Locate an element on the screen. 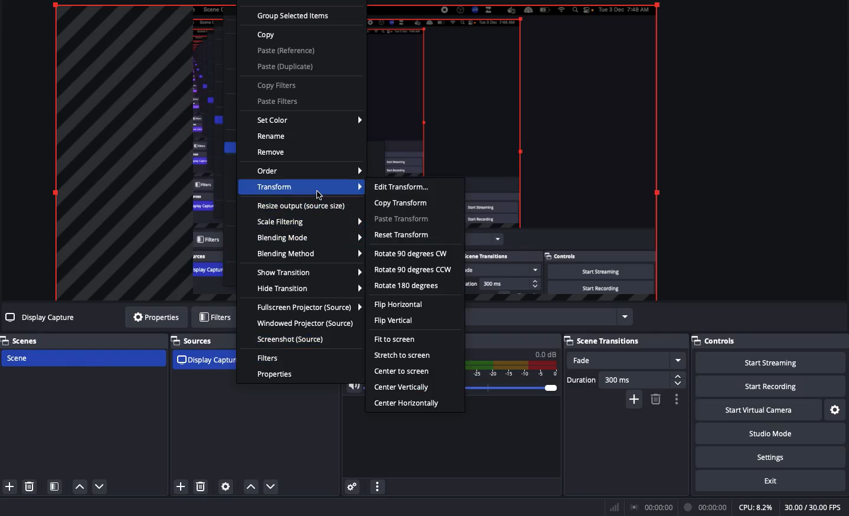 This screenshot has width=849, height=516. Remove is located at coordinates (276, 152).